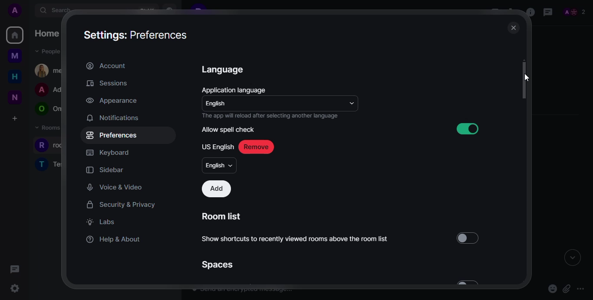 The image size is (593, 300). What do you see at coordinates (49, 109) in the screenshot?
I see `people room` at bounding box center [49, 109].